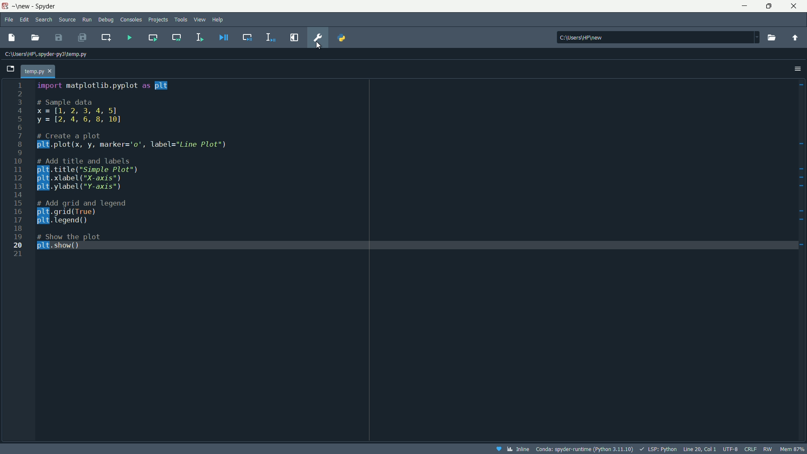 Image resolution: width=807 pixels, height=454 pixels. What do you see at coordinates (177, 37) in the screenshot?
I see `run current cell and go to the next one` at bounding box center [177, 37].